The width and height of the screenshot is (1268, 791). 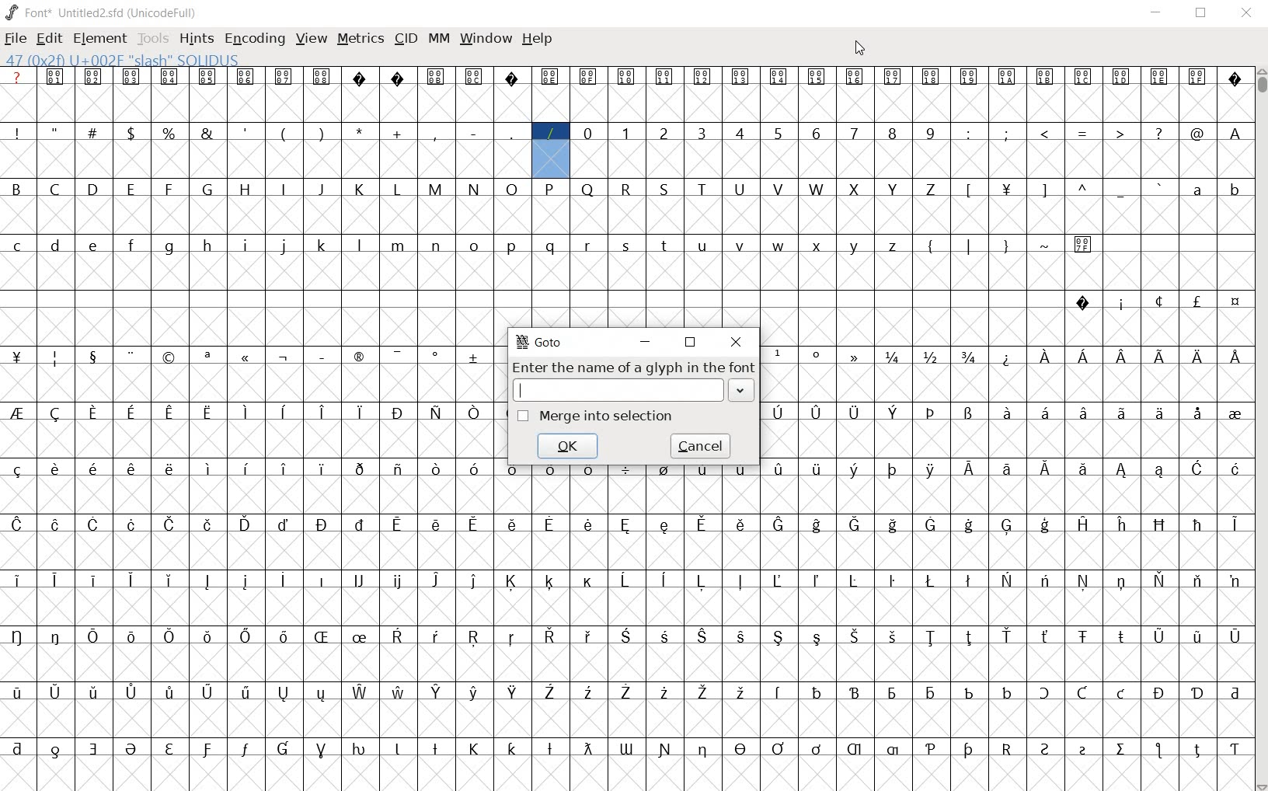 I want to click on glyph, so click(x=667, y=247).